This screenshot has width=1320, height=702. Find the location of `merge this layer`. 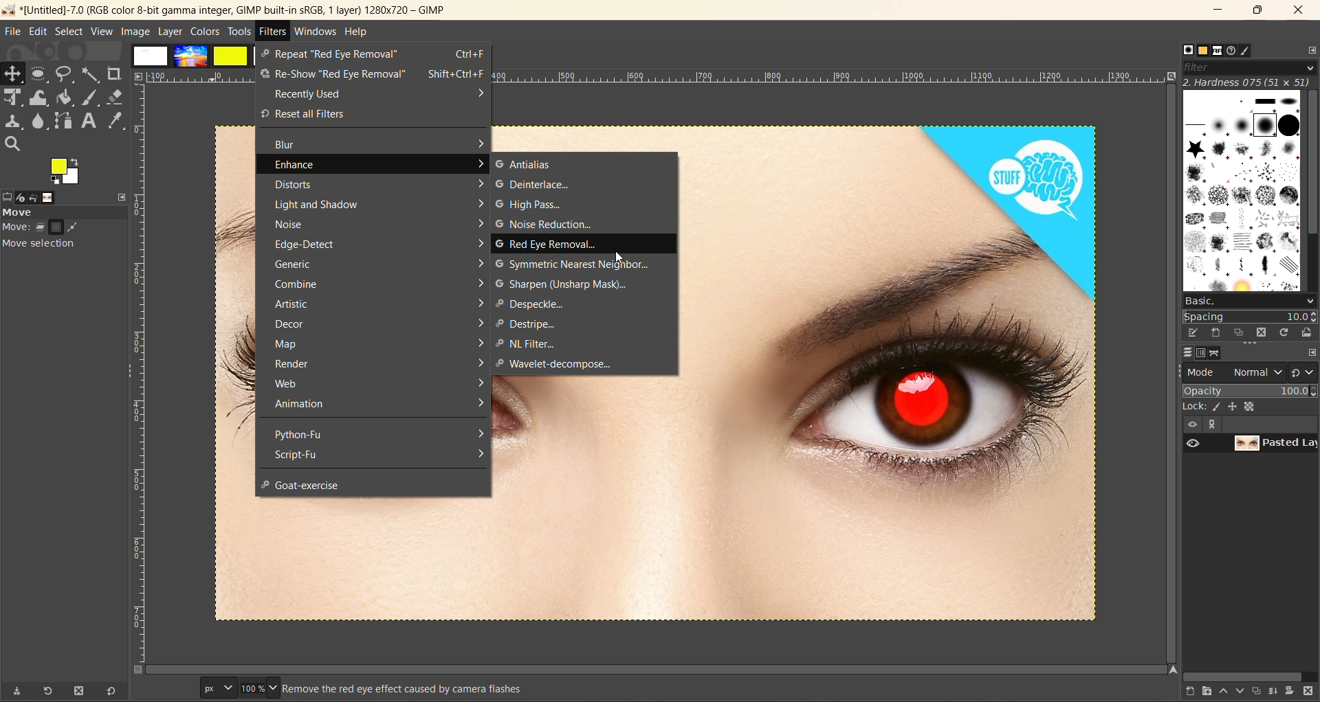

merge this layer is located at coordinates (1275, 692).